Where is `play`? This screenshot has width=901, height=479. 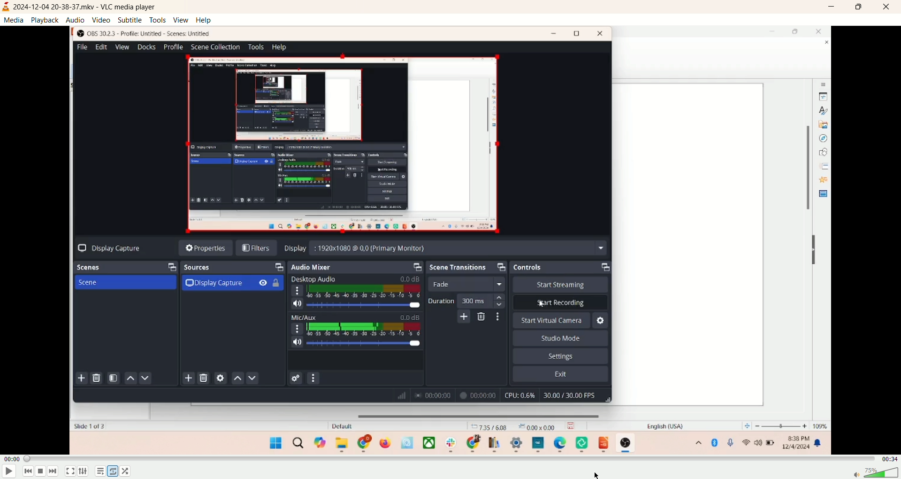
play is located at coordinates (9, 472).